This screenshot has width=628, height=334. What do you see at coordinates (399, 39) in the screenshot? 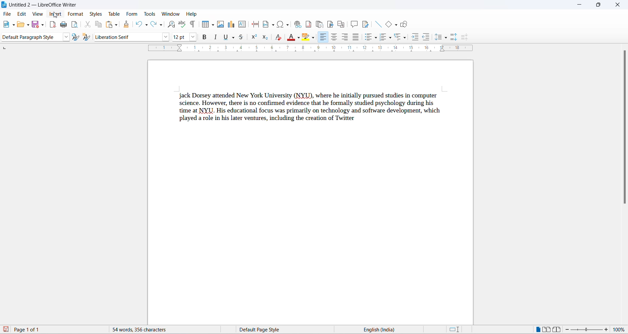
I see `select outline format` at bounding box center [399, 39].